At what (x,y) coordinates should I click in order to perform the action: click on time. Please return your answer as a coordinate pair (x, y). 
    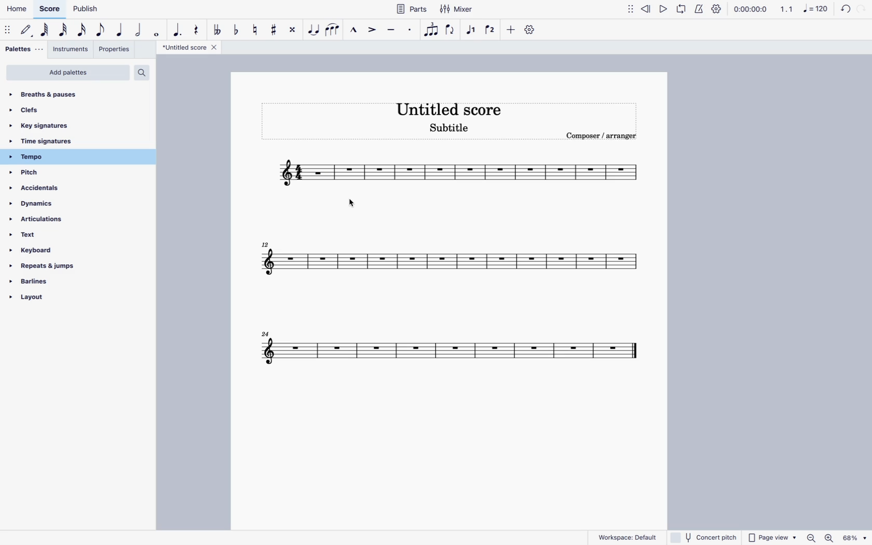
    Looking at the image, I should click on (751, 9).